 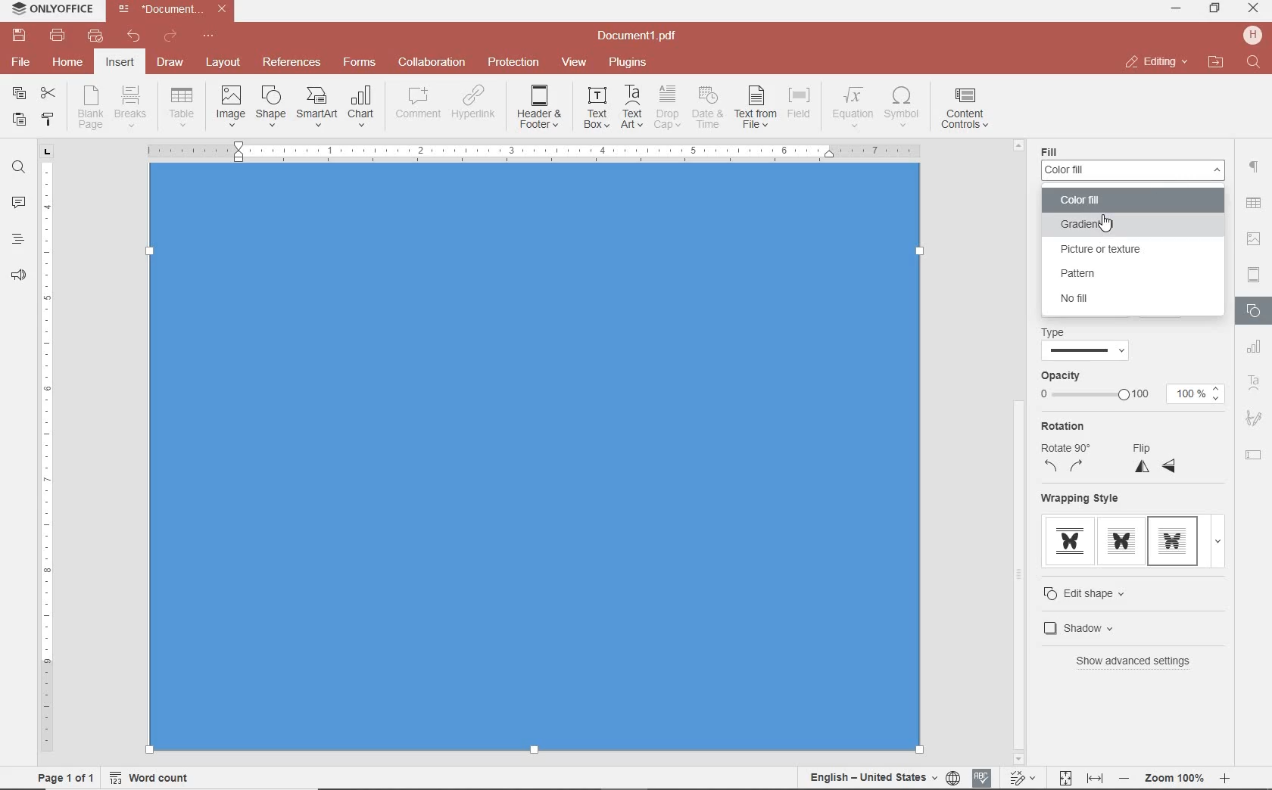 What do you see at coordinates (90, 107) in the screenshot?
I see `INSERT BLANK PAGE` at bounding box center [90, 107].